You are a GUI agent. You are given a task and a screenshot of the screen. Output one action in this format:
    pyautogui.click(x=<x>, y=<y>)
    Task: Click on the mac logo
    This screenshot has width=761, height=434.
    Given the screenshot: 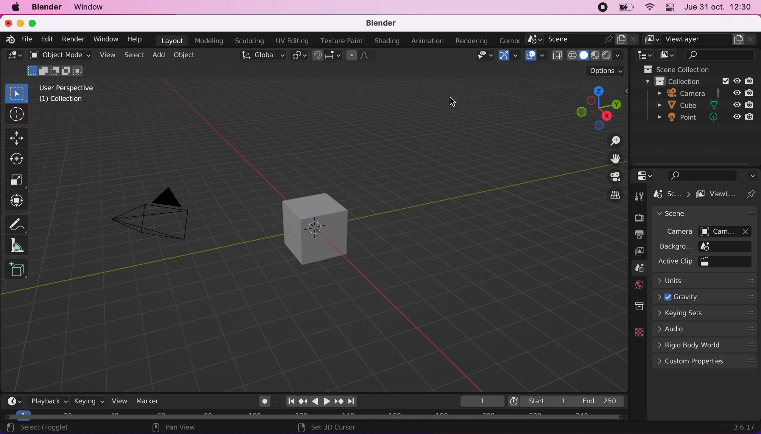 What is the action you would take?
    pyautogui.click(x=17, y=8)
    